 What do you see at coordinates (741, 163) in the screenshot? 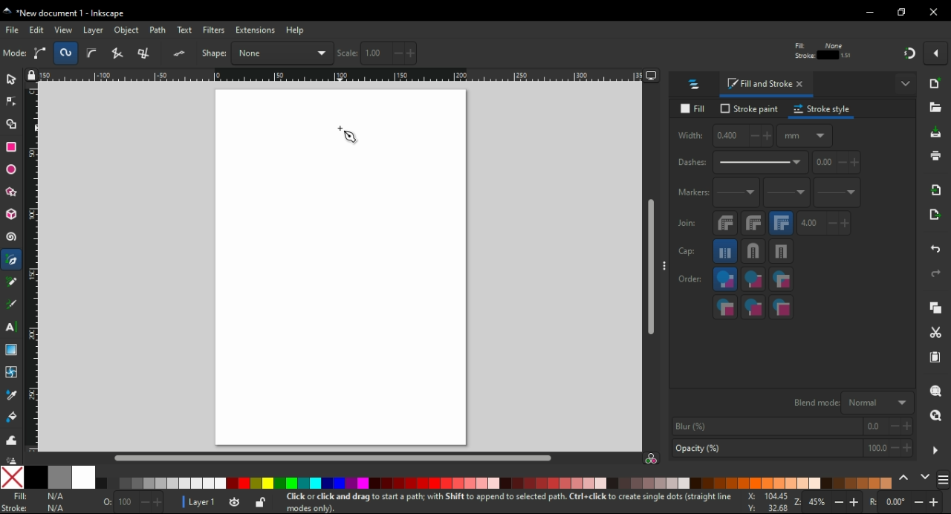
I see `dashes` at bounding box center [741, 163].